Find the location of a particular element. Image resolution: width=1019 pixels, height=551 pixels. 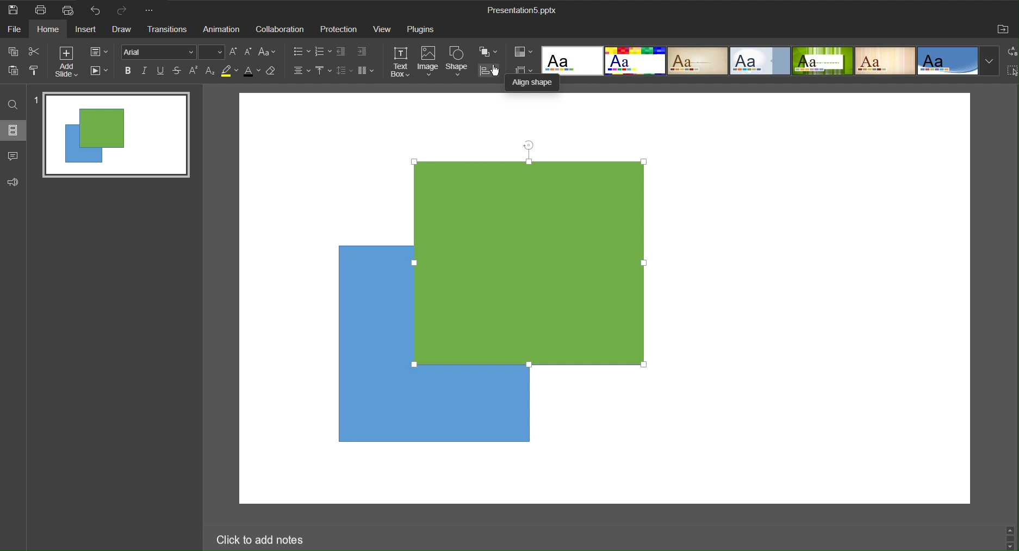

Text Box is located at coordinates (398, 61).